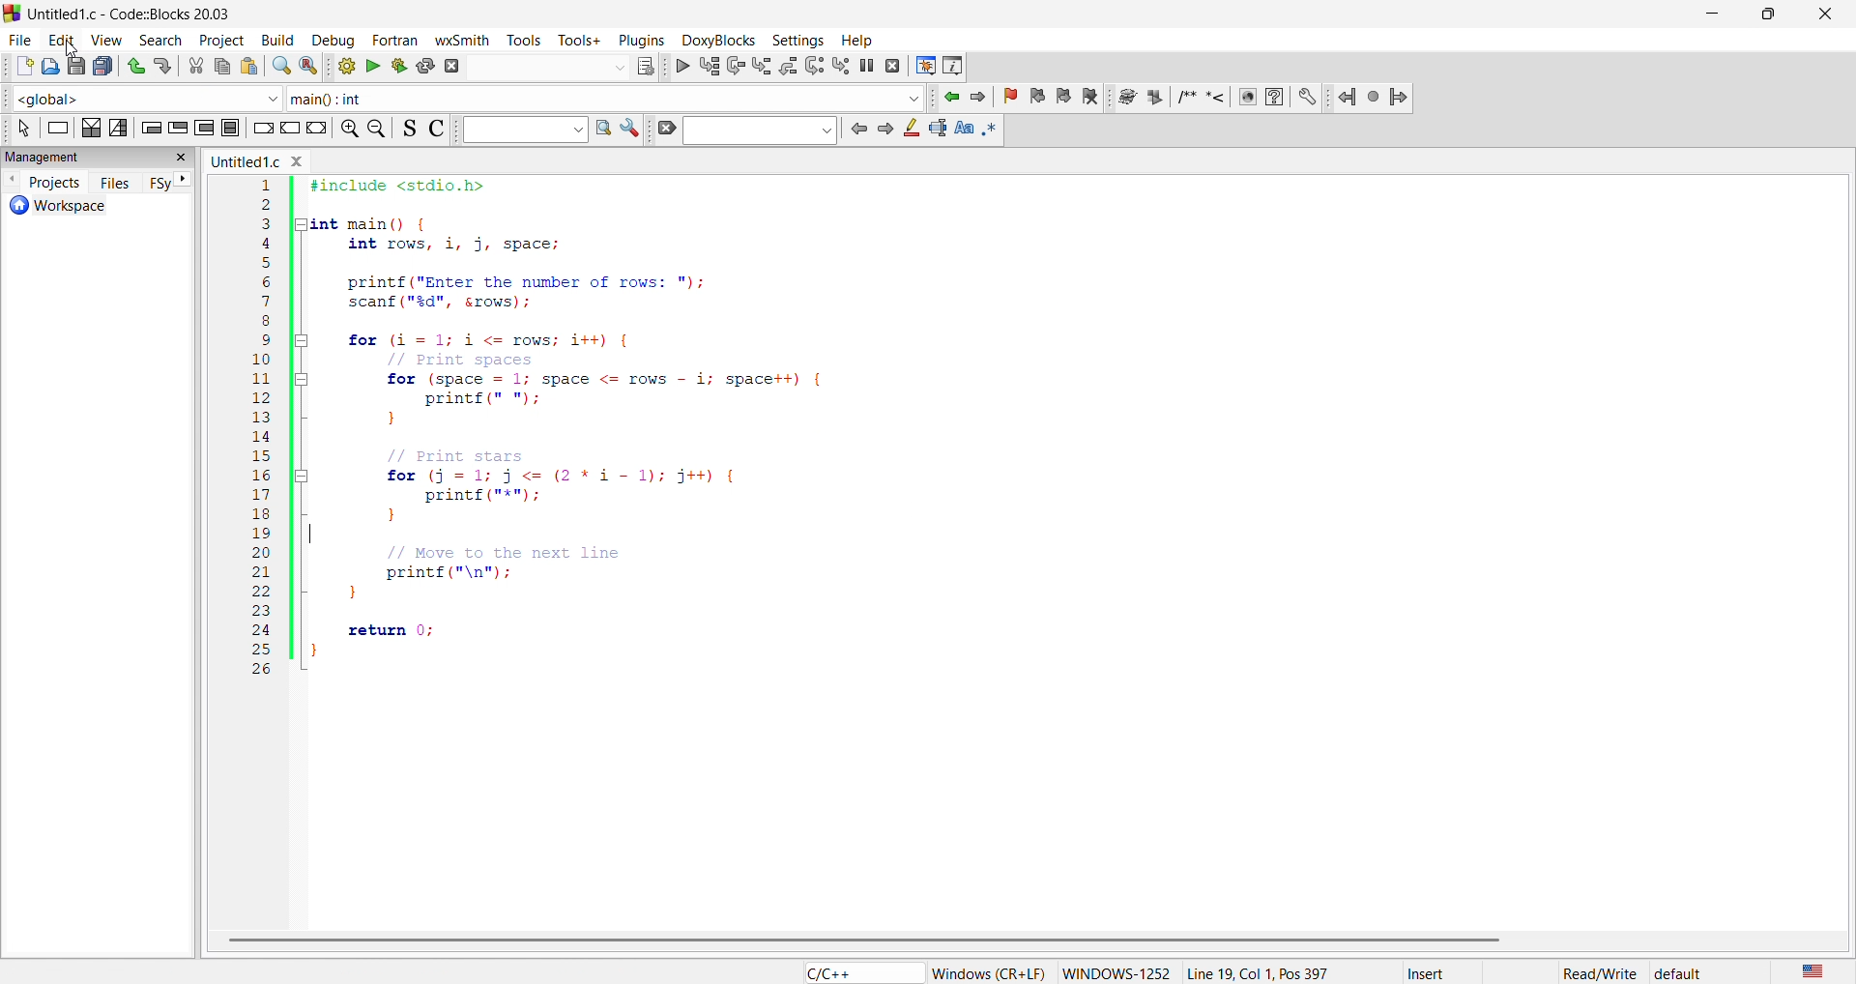  What do you see at coordinates (222, 67) in the screenshot?
I see `copy` at bounding box center [222, 67].